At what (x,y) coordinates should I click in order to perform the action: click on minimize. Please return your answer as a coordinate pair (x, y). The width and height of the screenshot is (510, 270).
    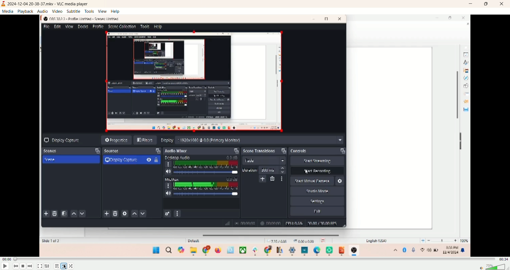
    Looking at the image, I should click on (472, 4).